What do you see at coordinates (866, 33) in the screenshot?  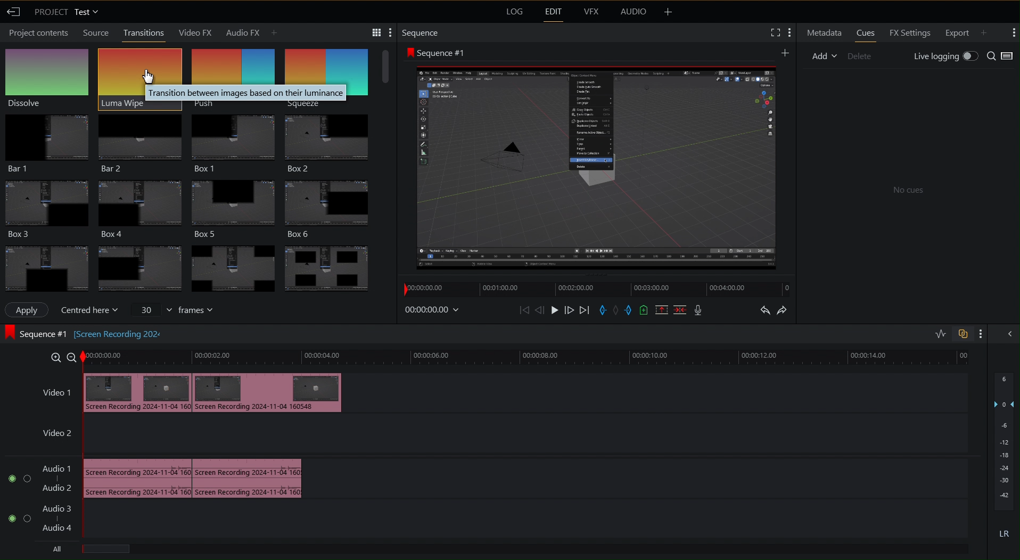 I see `Cues` at bounding box center [866, 33].